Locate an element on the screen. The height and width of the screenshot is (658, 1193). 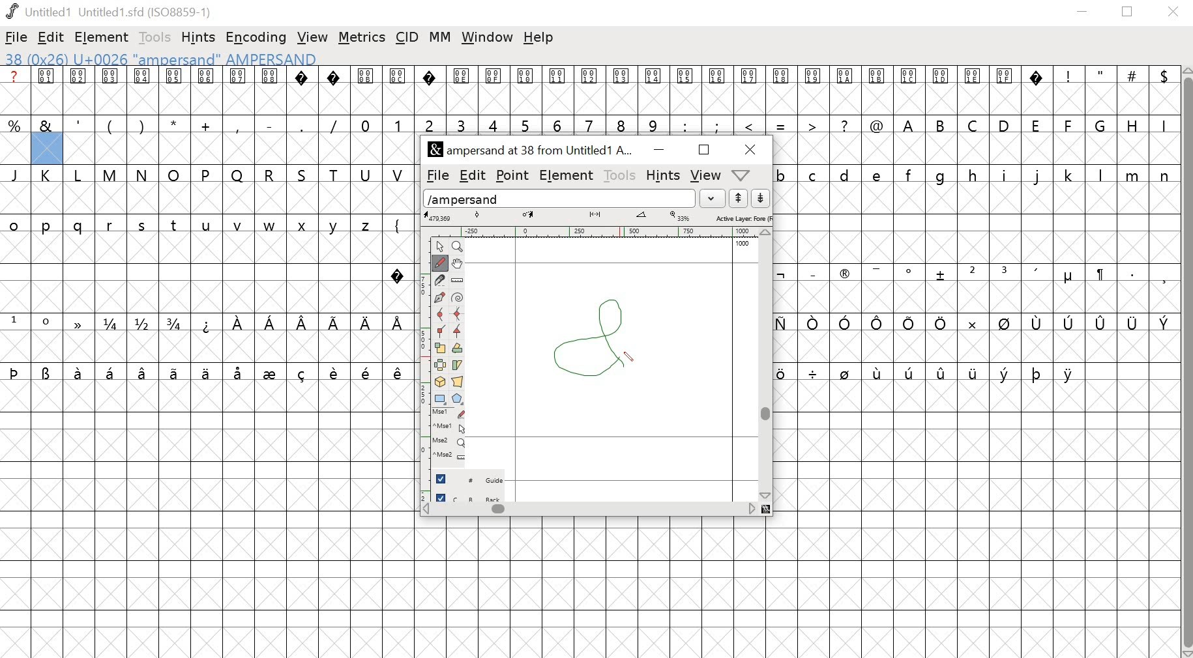
s is located at coordinates (142, 225).